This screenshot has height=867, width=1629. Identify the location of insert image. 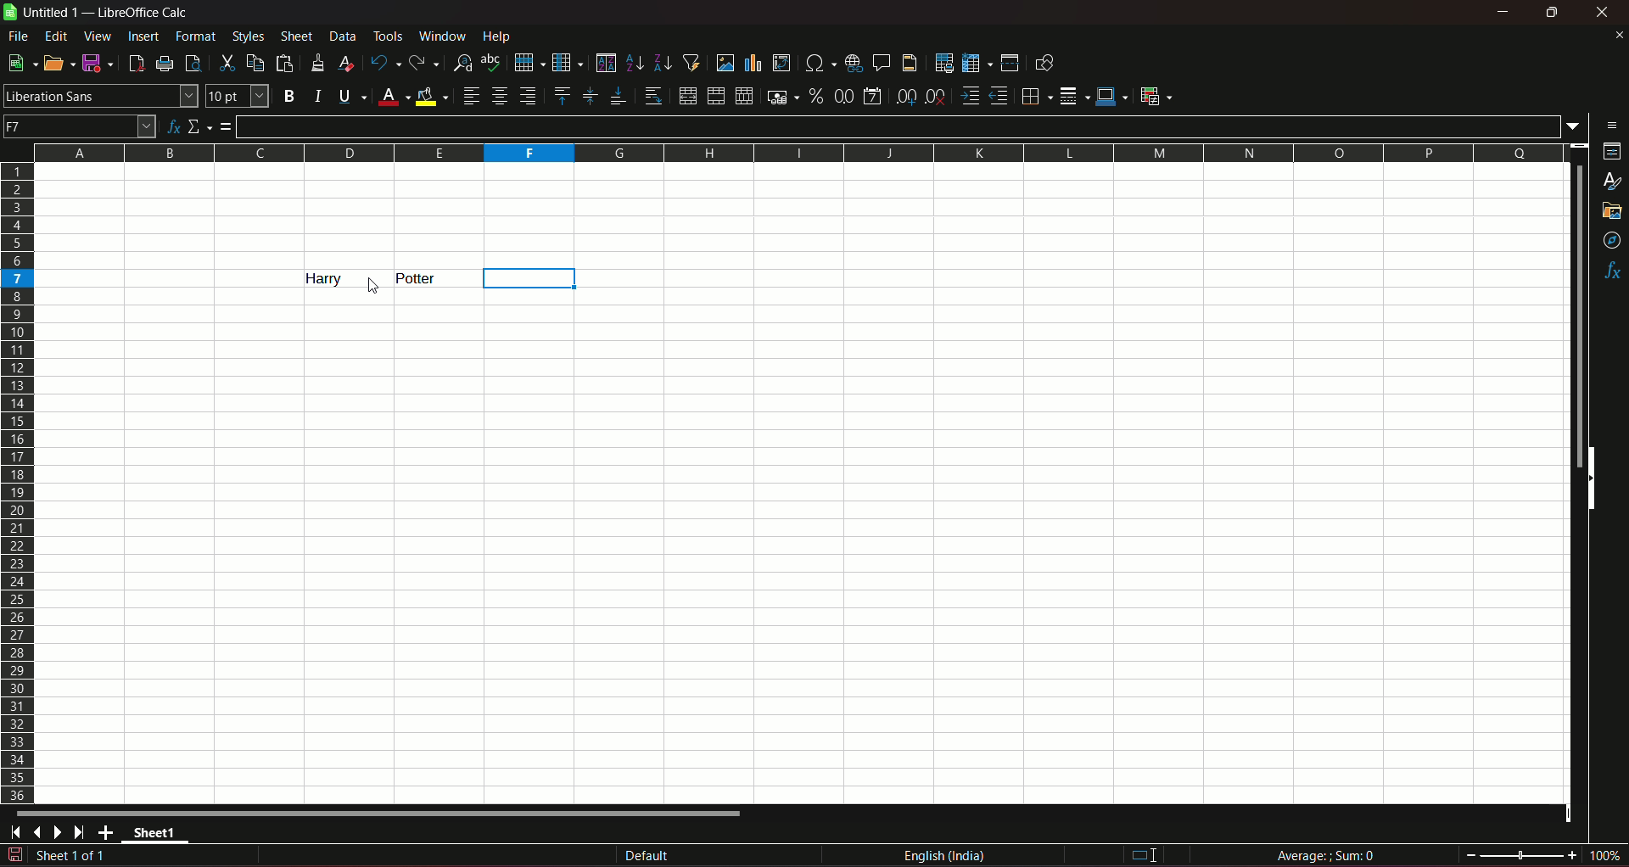
(725, 63).